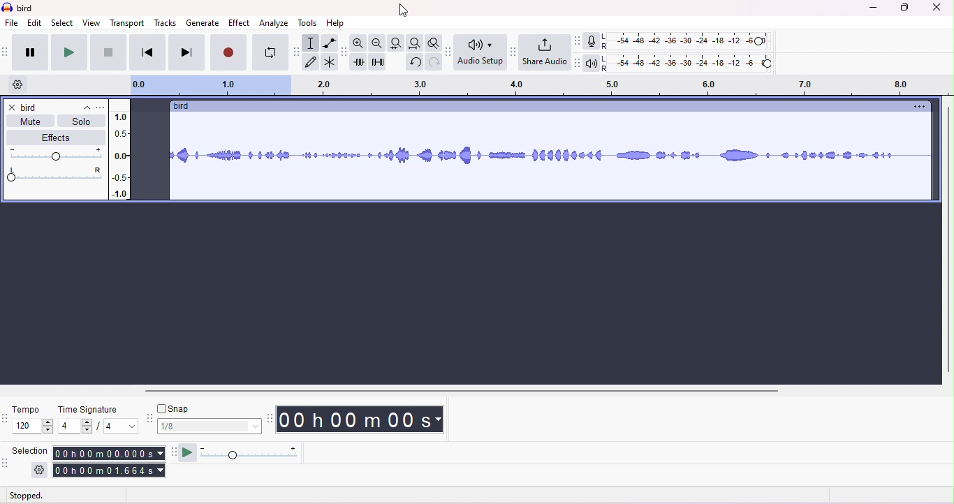 The height and width of the screenshot is (504, 954). I want to click on share audio , so click(544, 52).